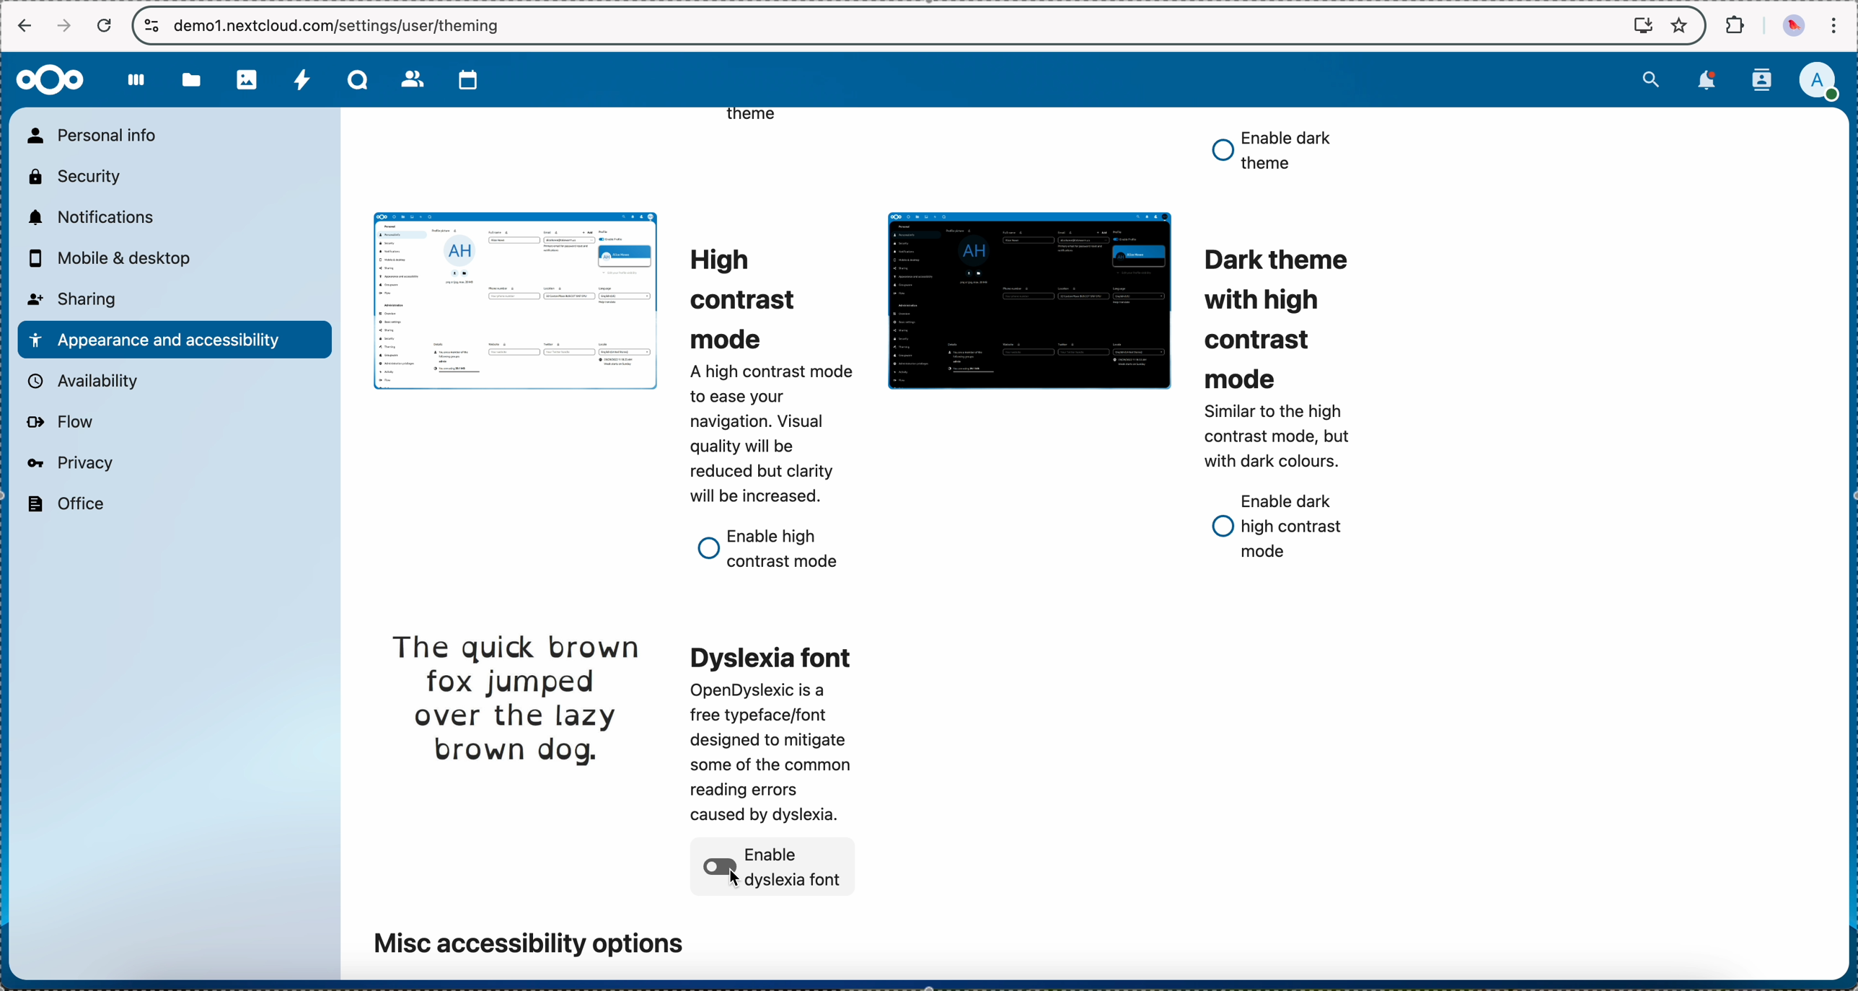 The image size is (1858, 991). What do you see at coordinates (86, 380) in the screenshot?
I see `availability` at bounding box center [86, 380].